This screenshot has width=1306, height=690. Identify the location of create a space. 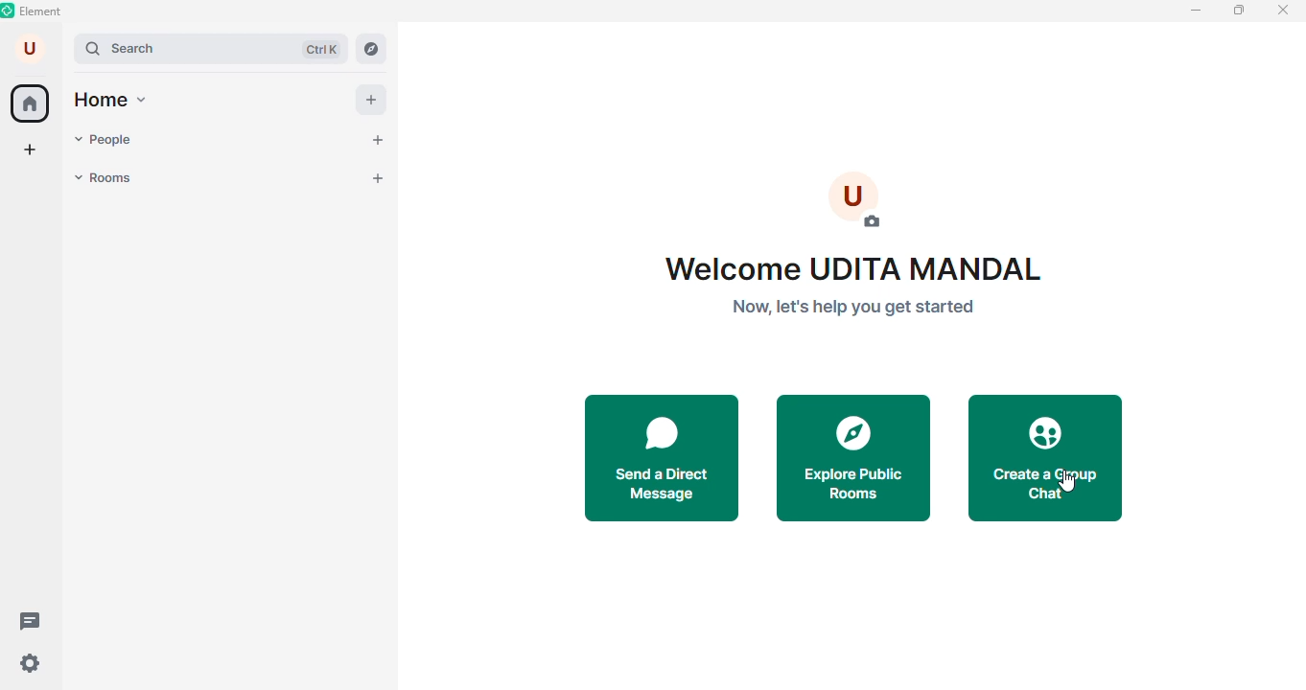
(34, 150).